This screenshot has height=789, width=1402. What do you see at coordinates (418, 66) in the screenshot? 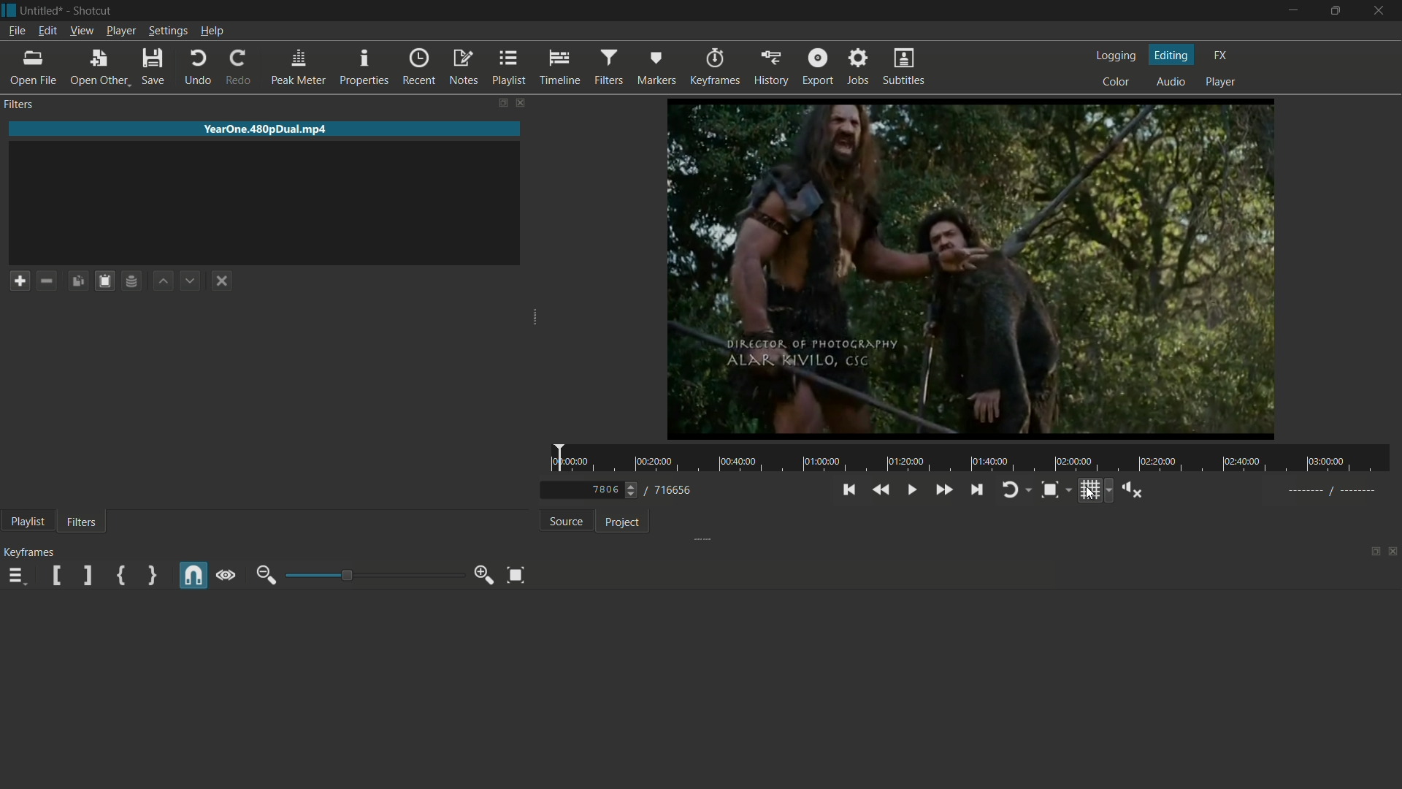
I see `recent` at bounding box center [418, 66].